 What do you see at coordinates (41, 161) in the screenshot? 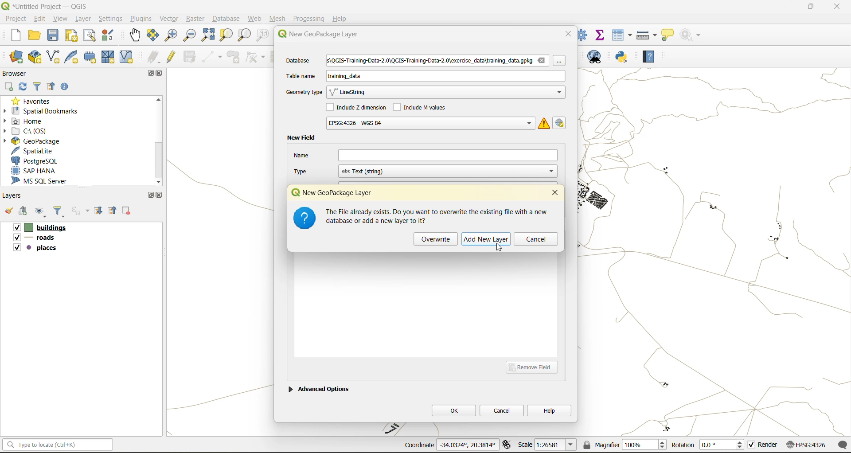
I see `postgresql` at bounding box center [41, 161].